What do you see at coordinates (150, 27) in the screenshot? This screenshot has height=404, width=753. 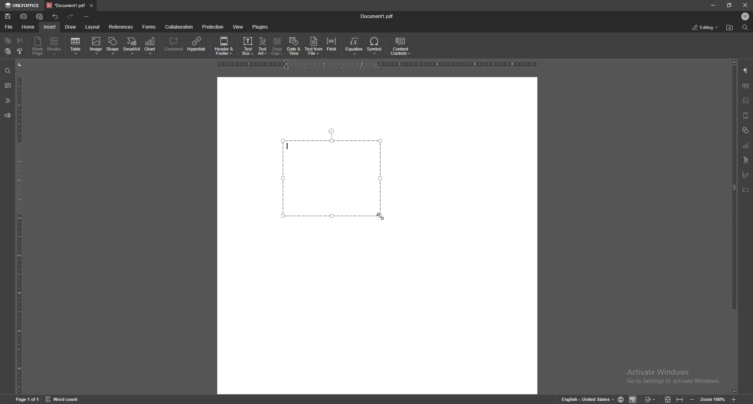 I see `forms` at bounding box center [150, 27].